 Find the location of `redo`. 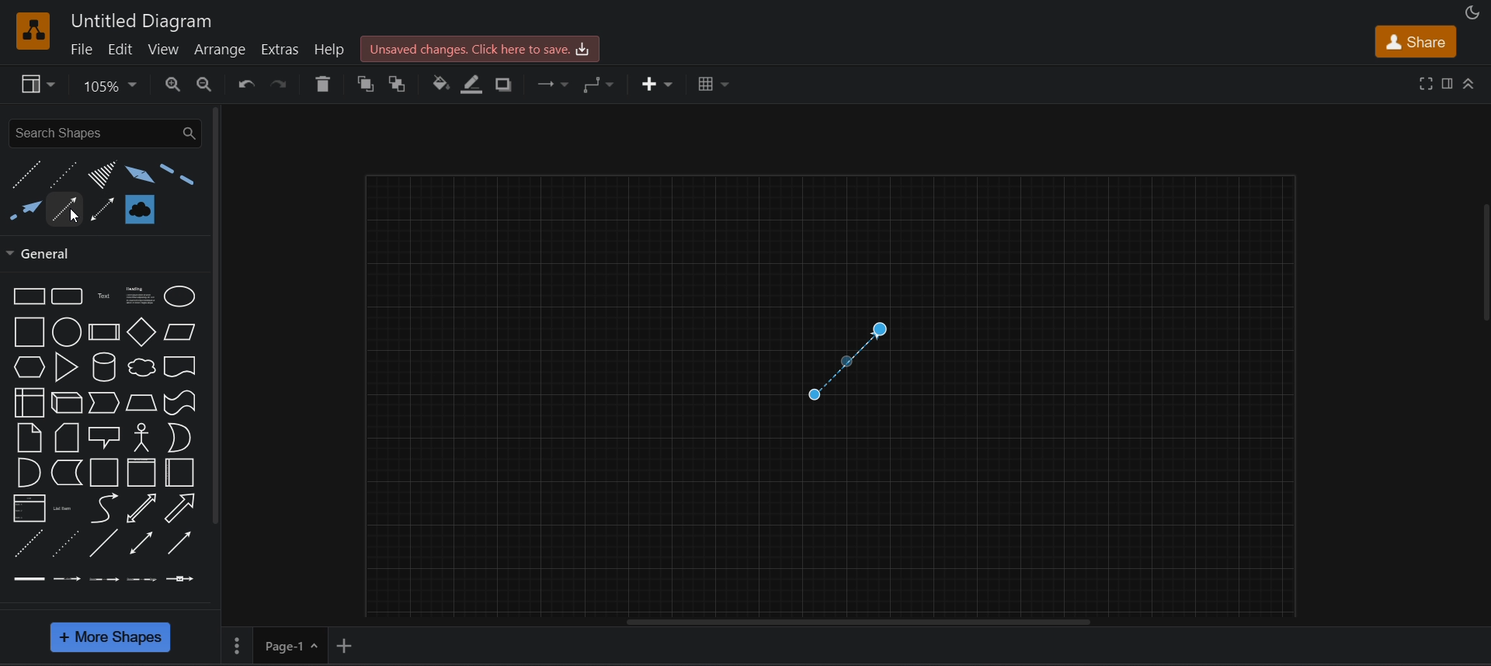

redo is located at coordinates (281, 87).